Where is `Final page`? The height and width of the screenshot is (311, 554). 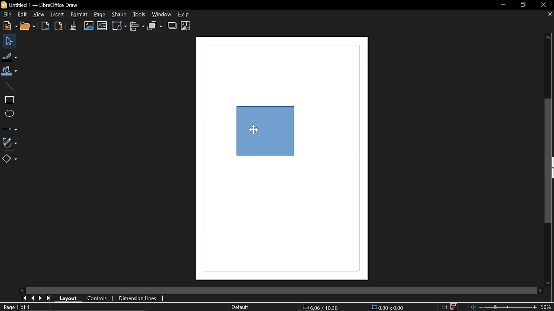
Final page is located at coordinates (49, 298).